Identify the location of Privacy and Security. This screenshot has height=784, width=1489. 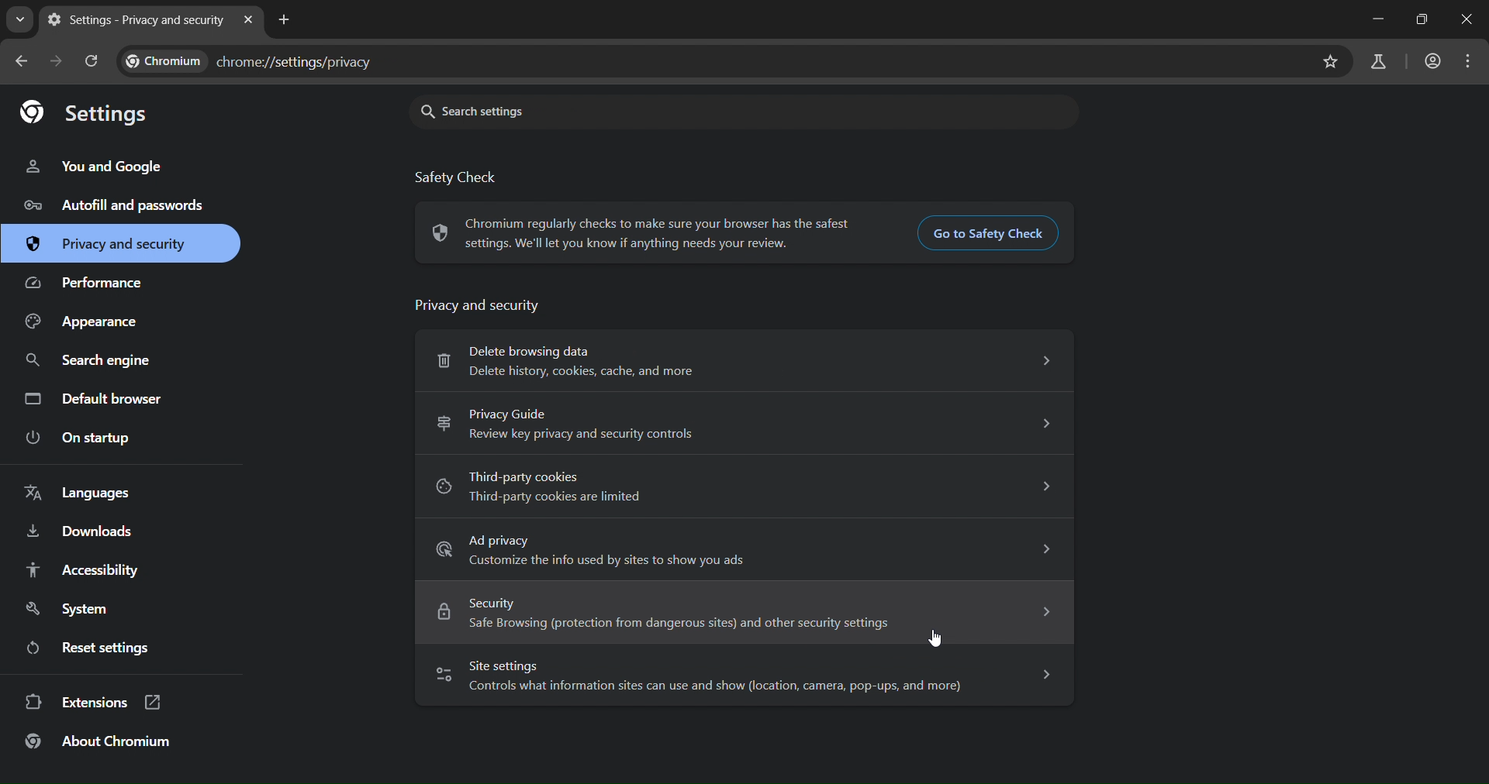
(485, 307).